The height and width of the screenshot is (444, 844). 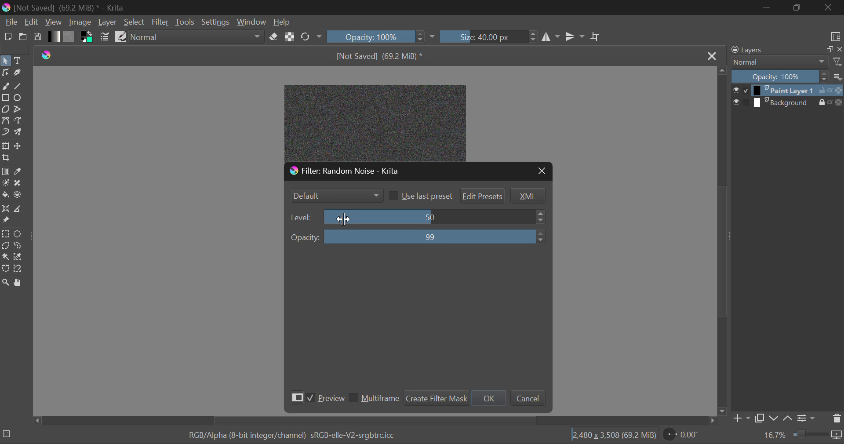 I want to click on options, so click(x=838, y=76).